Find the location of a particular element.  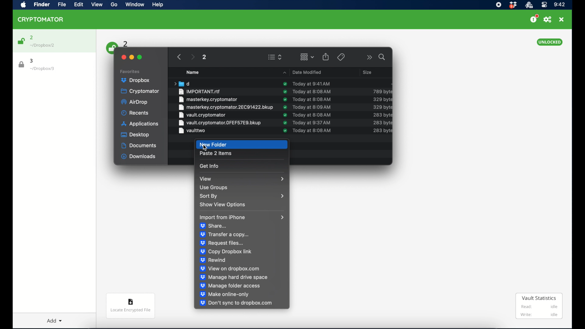

go is located at coordinates (113, 5).